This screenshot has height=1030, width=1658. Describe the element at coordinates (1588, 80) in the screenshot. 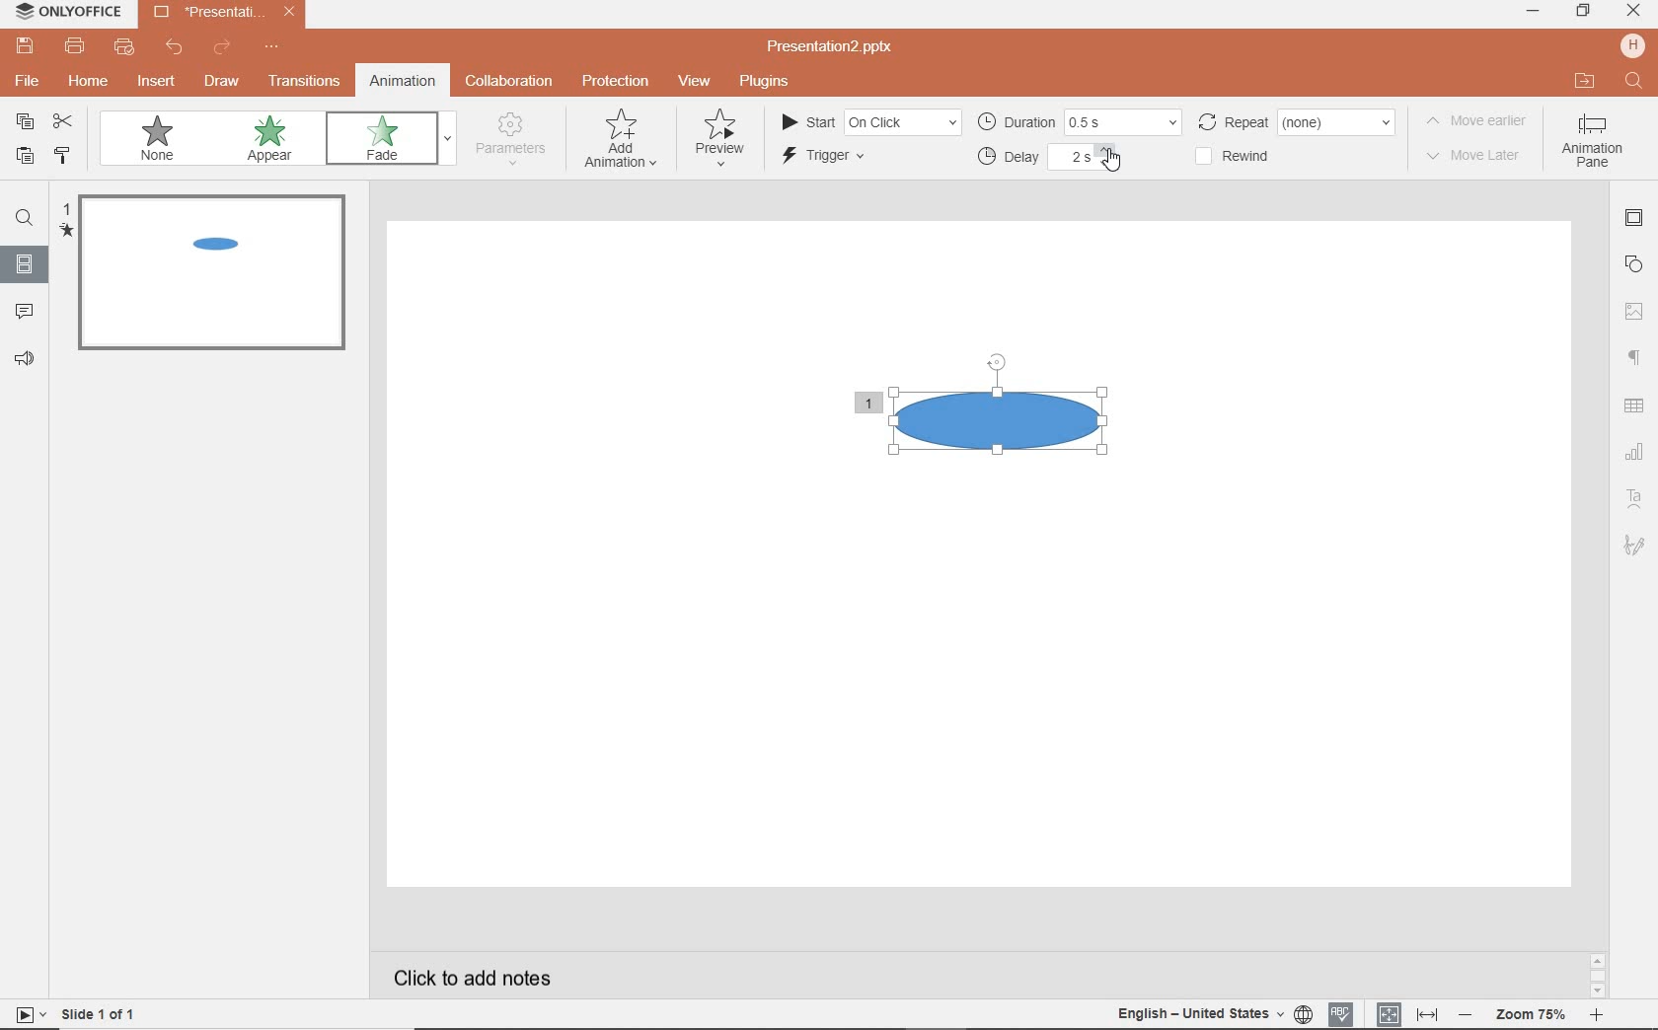

I see `open file location` at that location.